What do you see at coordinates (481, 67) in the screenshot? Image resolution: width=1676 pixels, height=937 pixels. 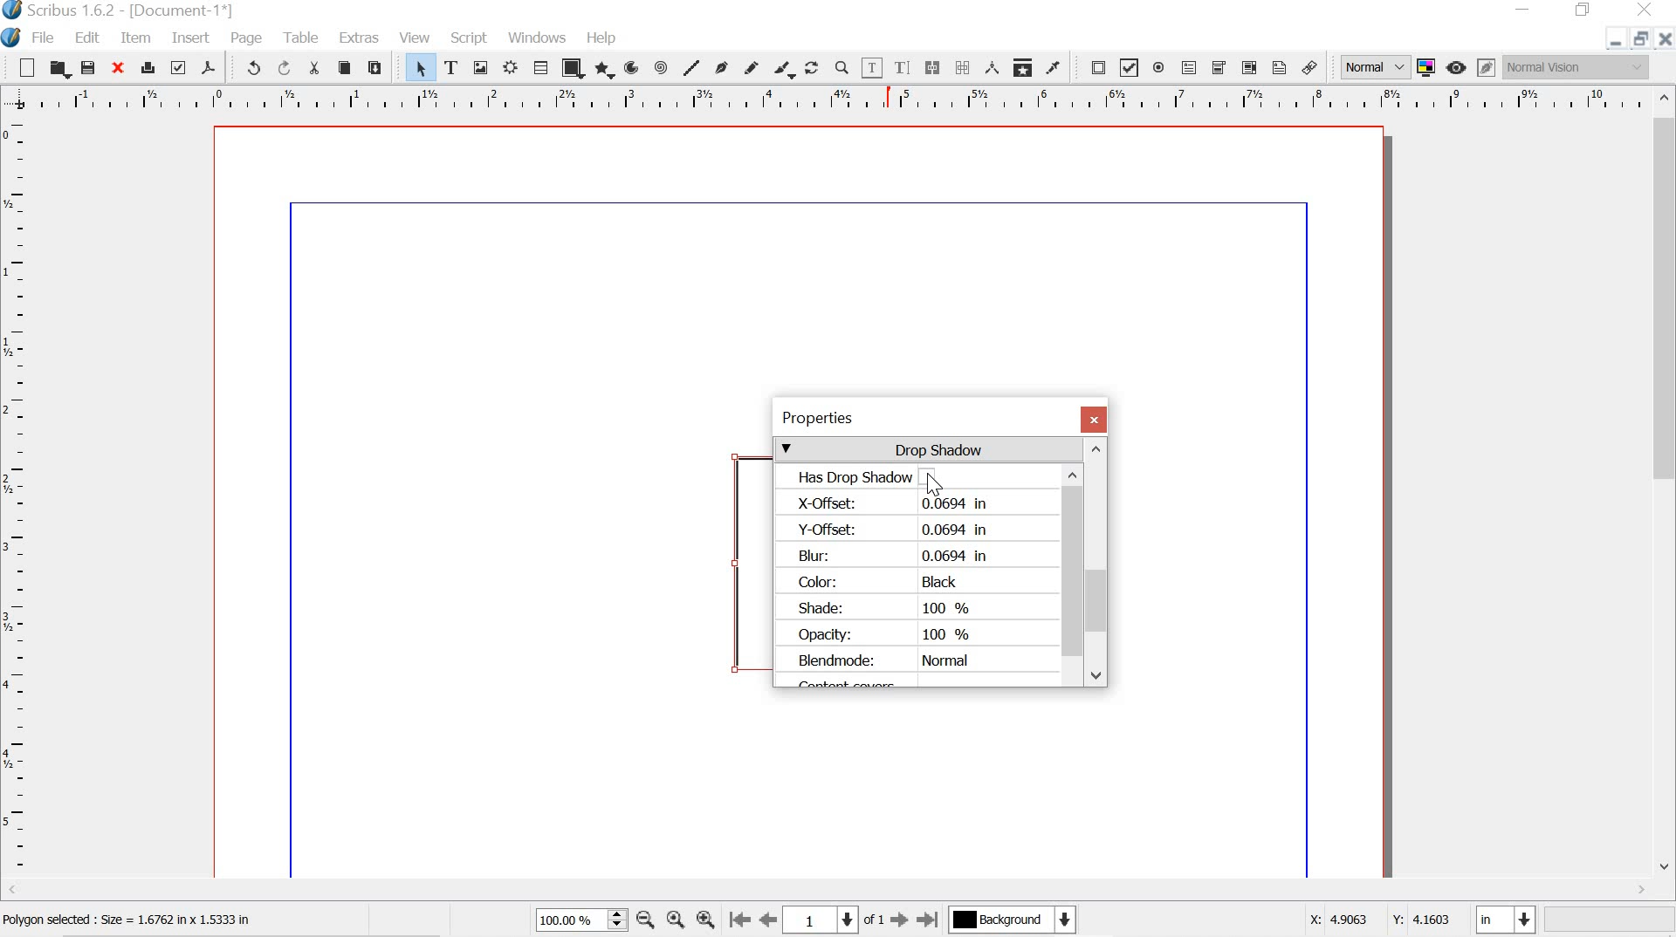 I see `image frame` at bounding box center [481, 67].